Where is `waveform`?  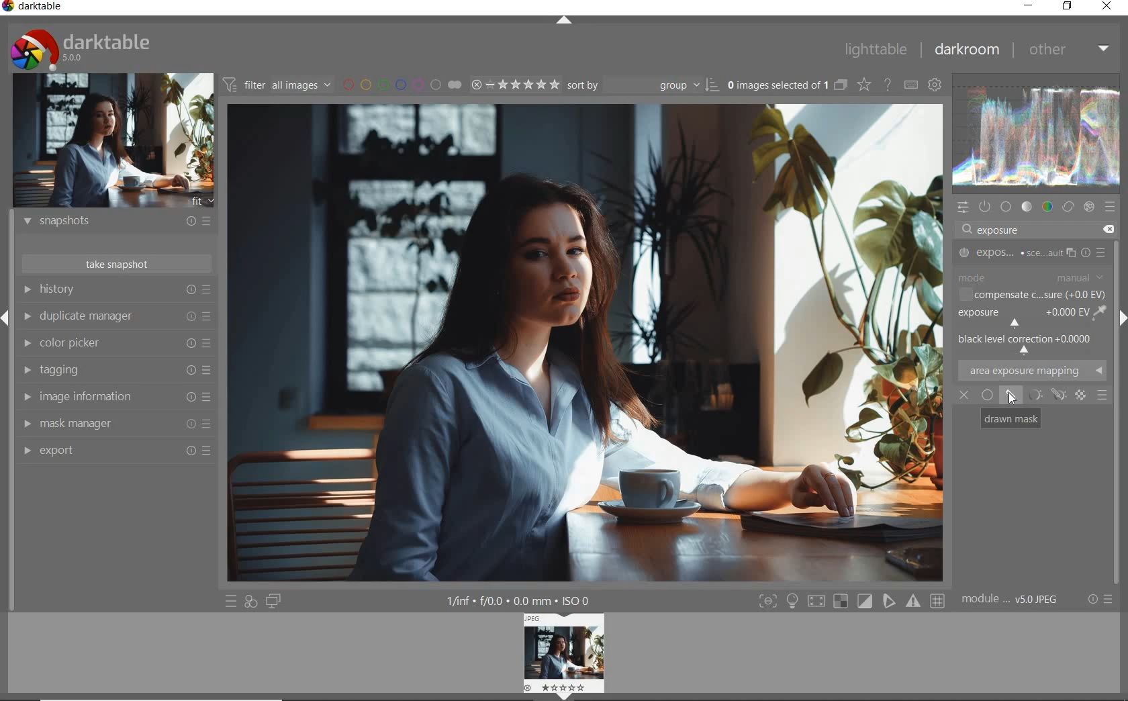
waveform is located at coordinates (1038, 136).